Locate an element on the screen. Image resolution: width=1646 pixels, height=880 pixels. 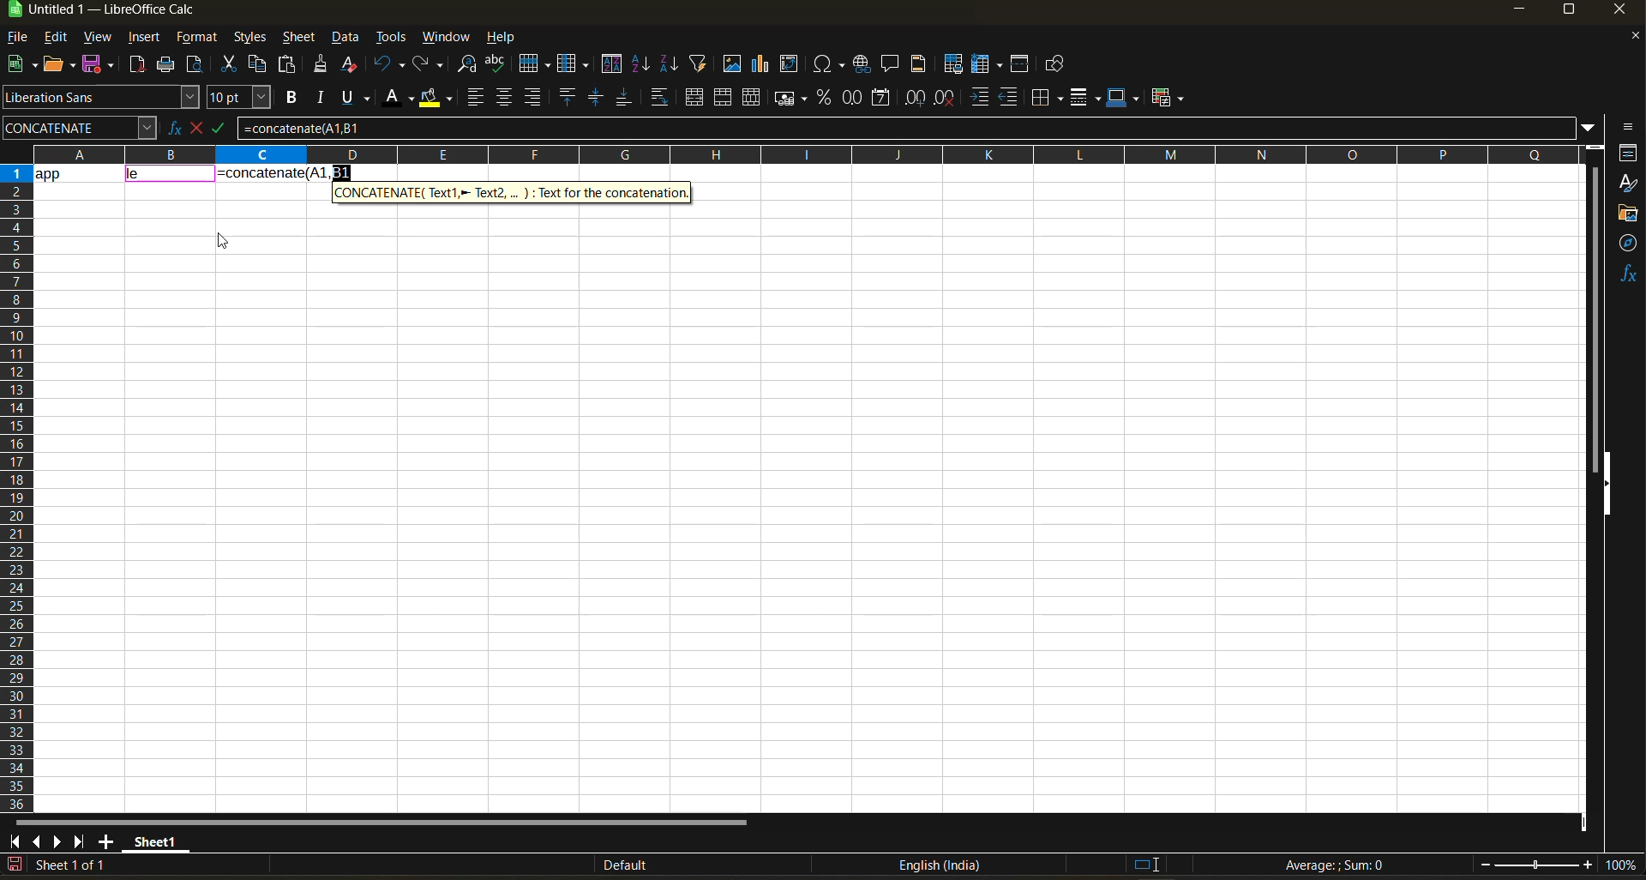
redo  is located at coordinates (430, 65).